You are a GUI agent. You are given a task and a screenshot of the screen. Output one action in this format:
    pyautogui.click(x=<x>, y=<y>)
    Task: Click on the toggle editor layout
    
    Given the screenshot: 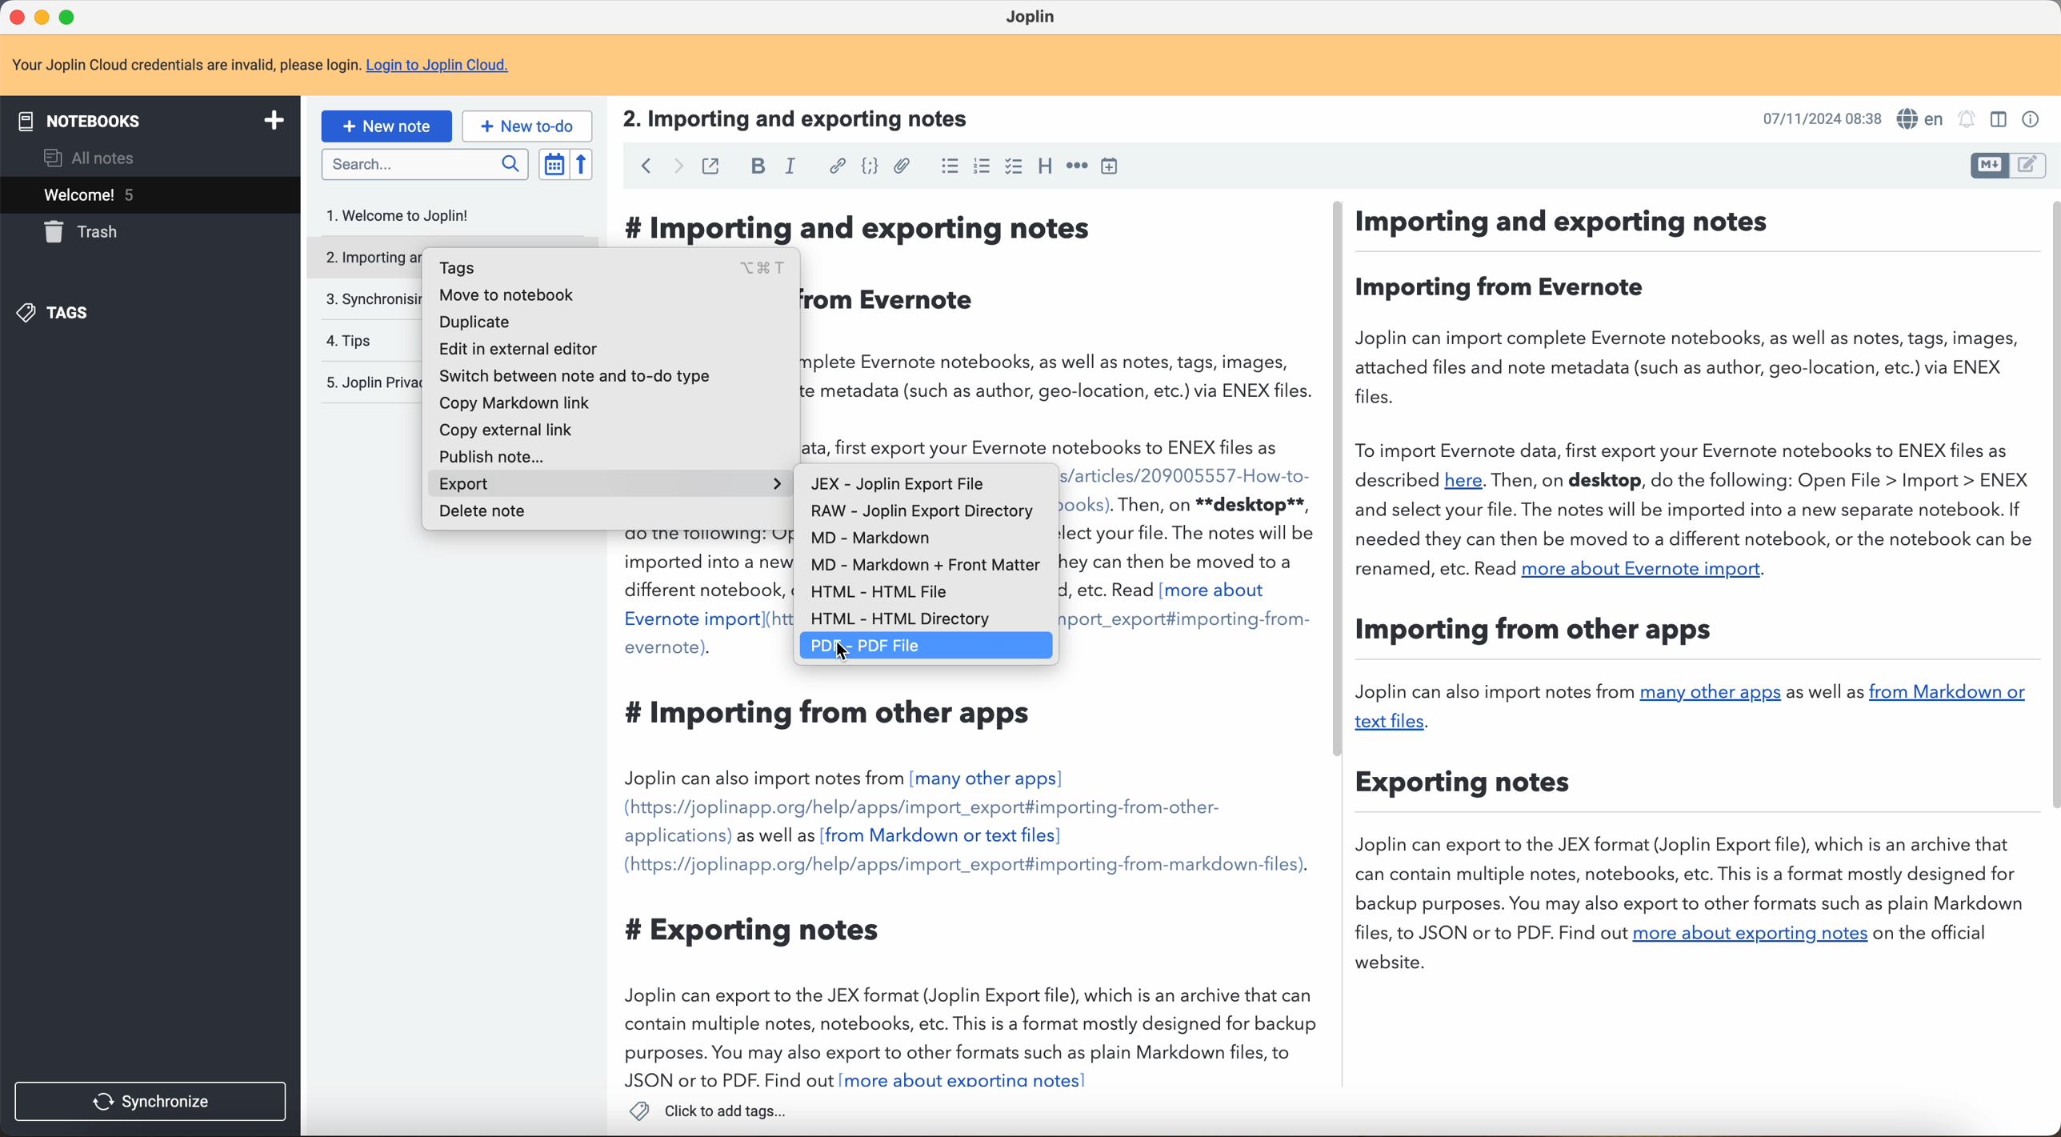 What is the action you would take?
    pyautogui.click(x=2029, y=165)
    